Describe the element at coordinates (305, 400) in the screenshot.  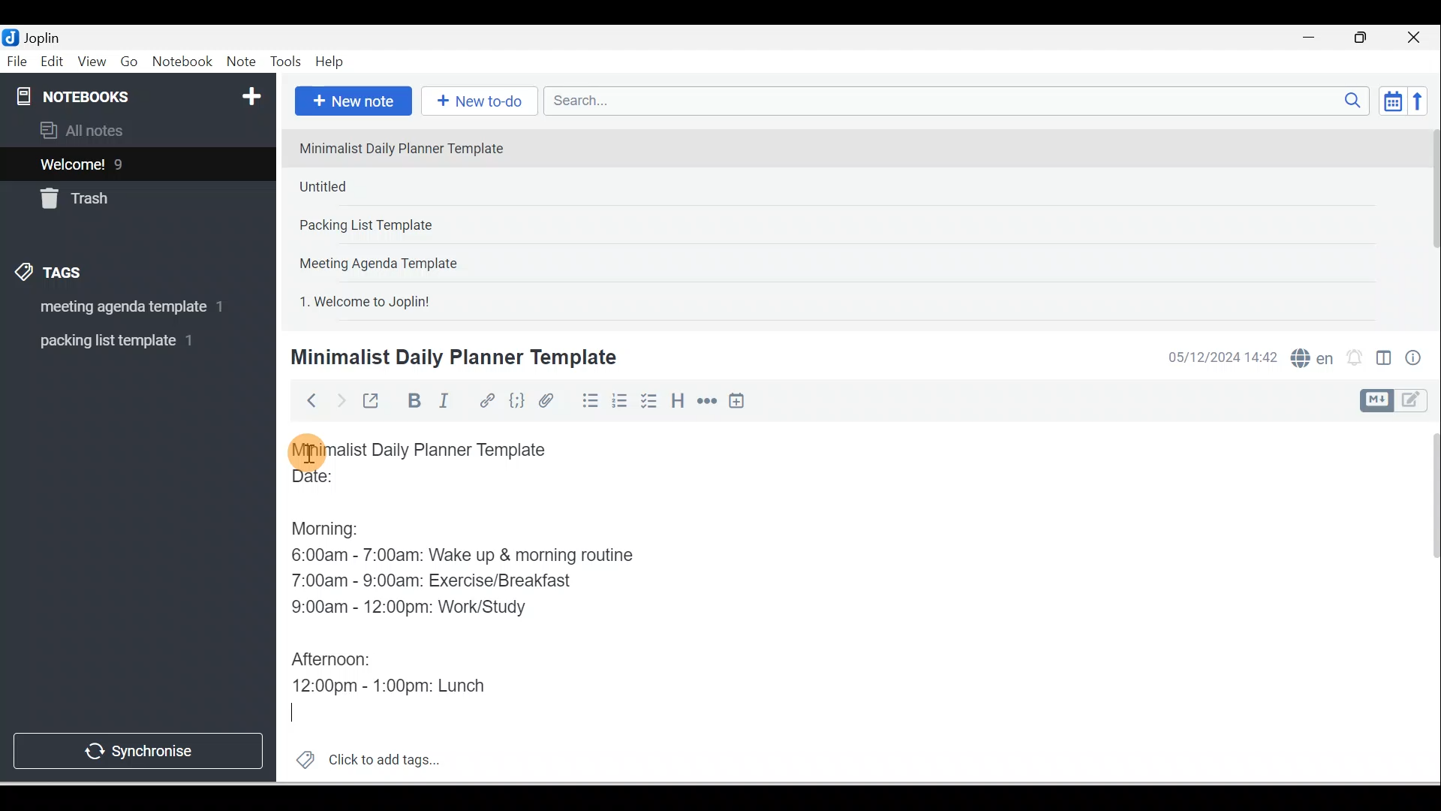
I see `Back` at that location.